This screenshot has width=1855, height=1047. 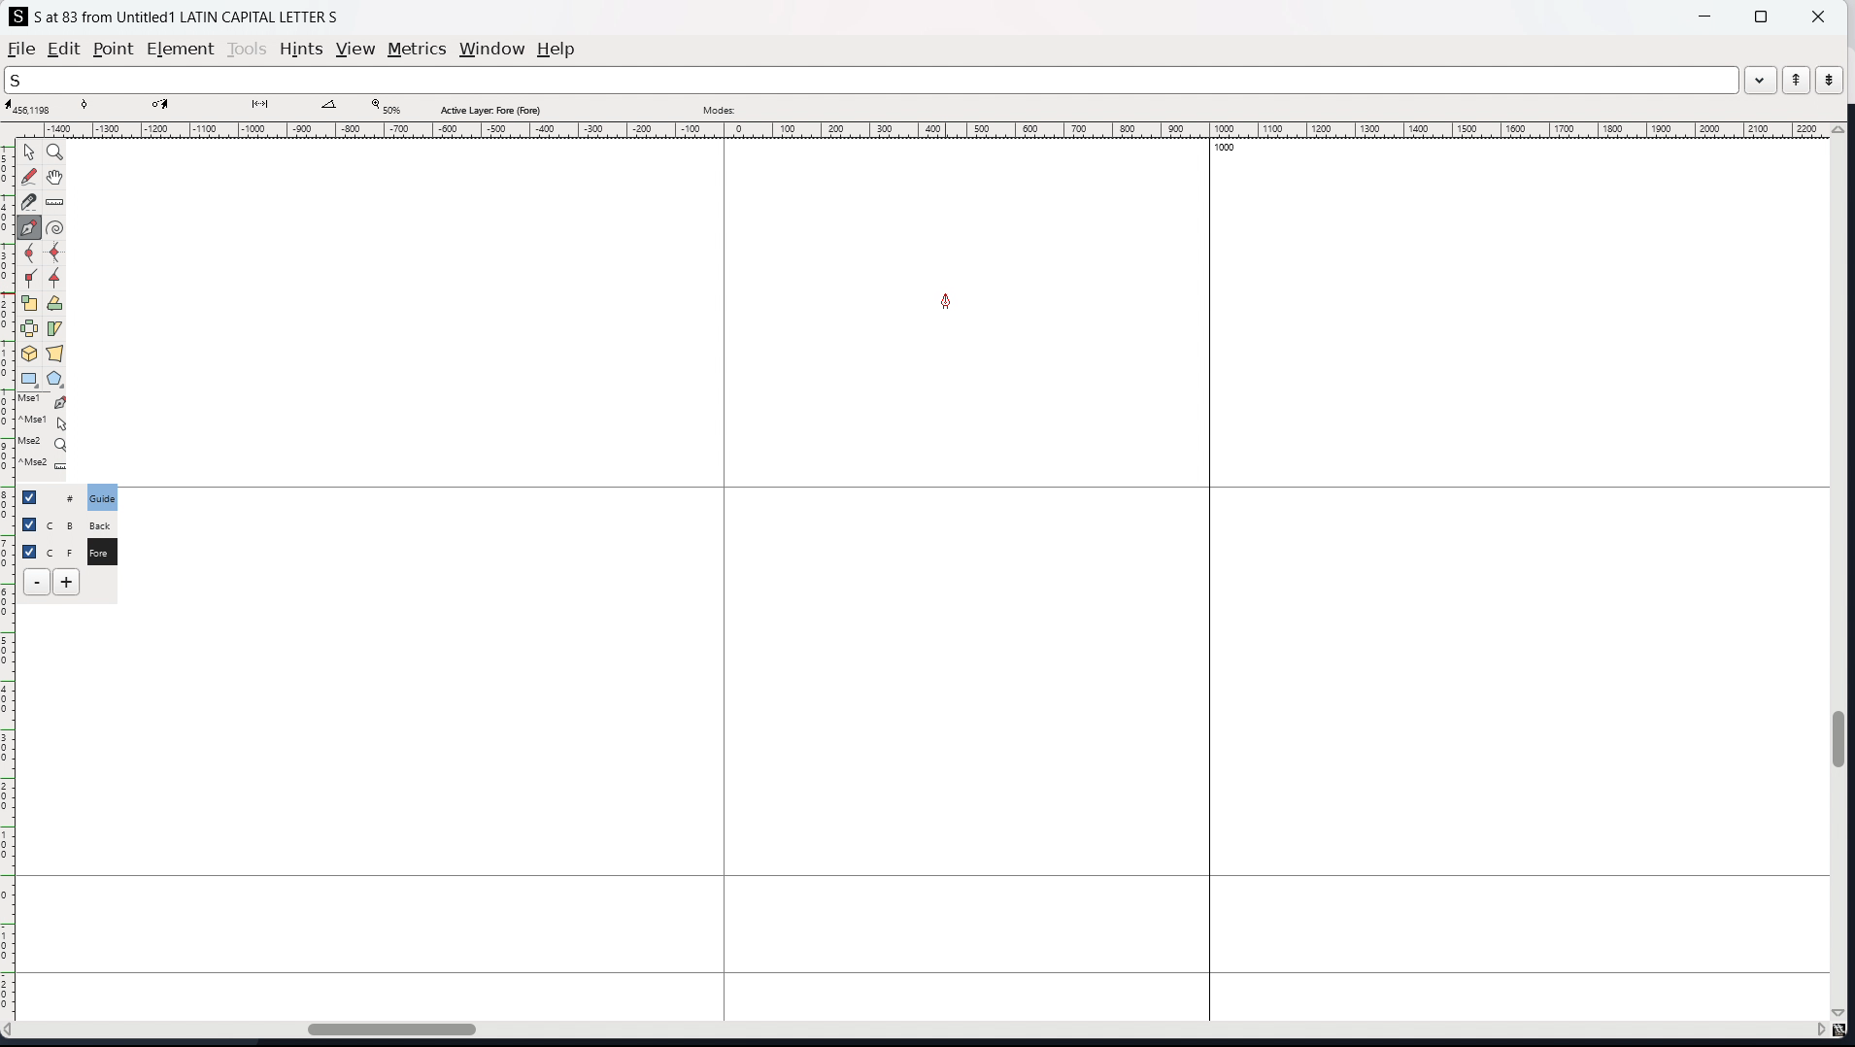 I want to click on view, so click(x=355, y=50).